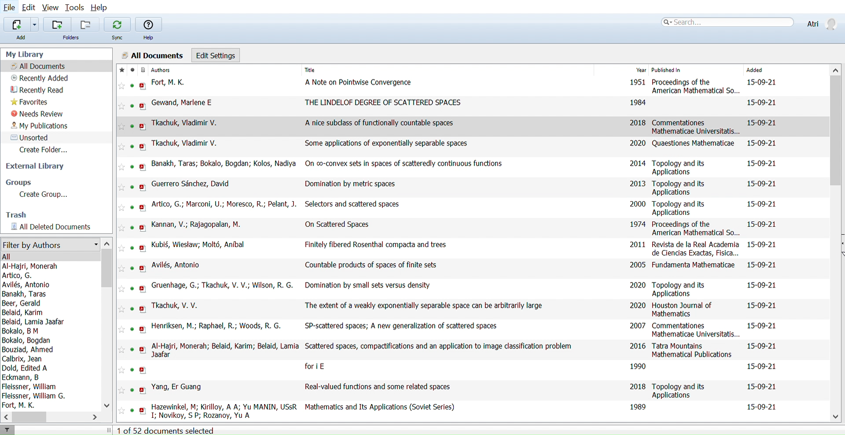  I want to click on Publisher, so click(685, 70).